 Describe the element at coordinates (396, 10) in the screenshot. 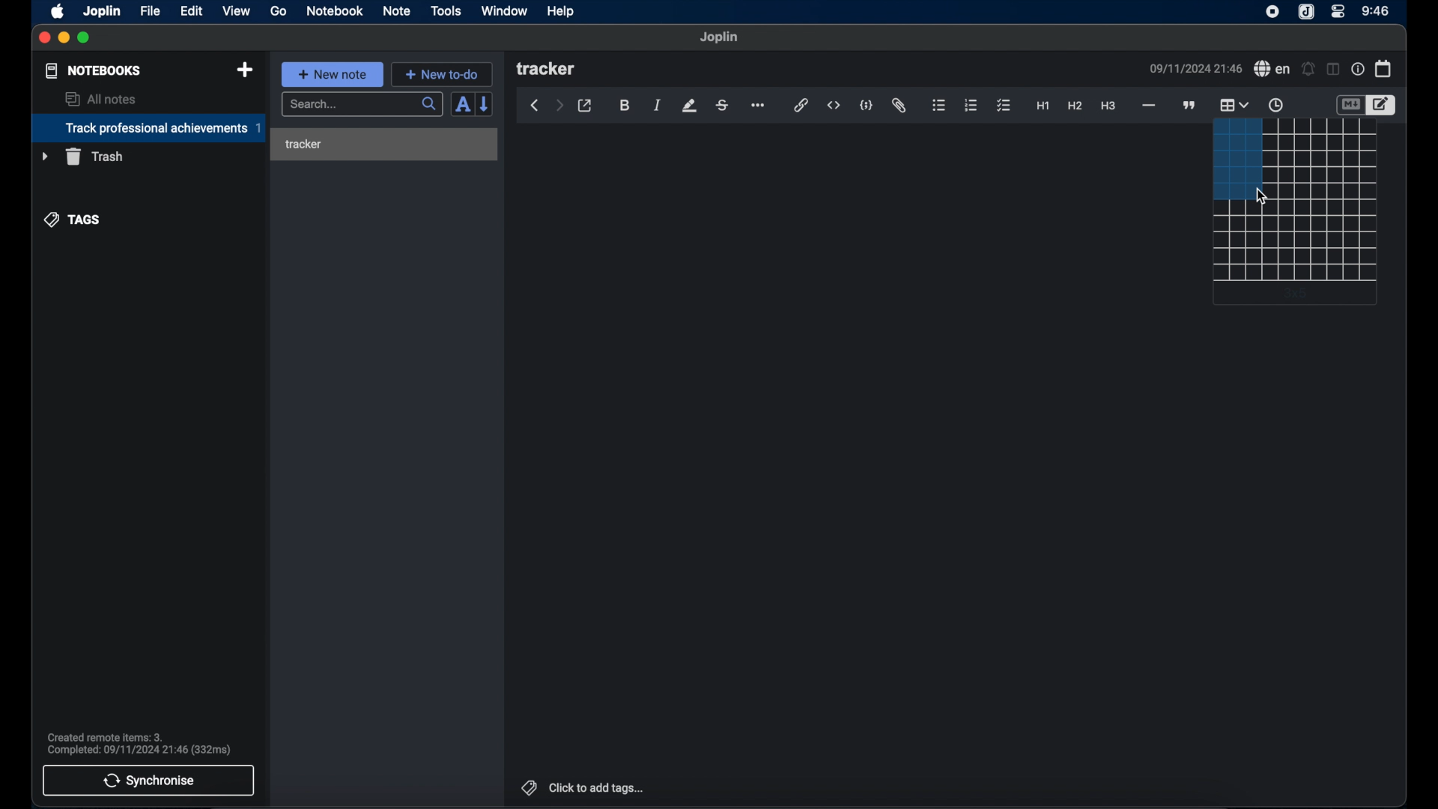

I see `note` at that location.